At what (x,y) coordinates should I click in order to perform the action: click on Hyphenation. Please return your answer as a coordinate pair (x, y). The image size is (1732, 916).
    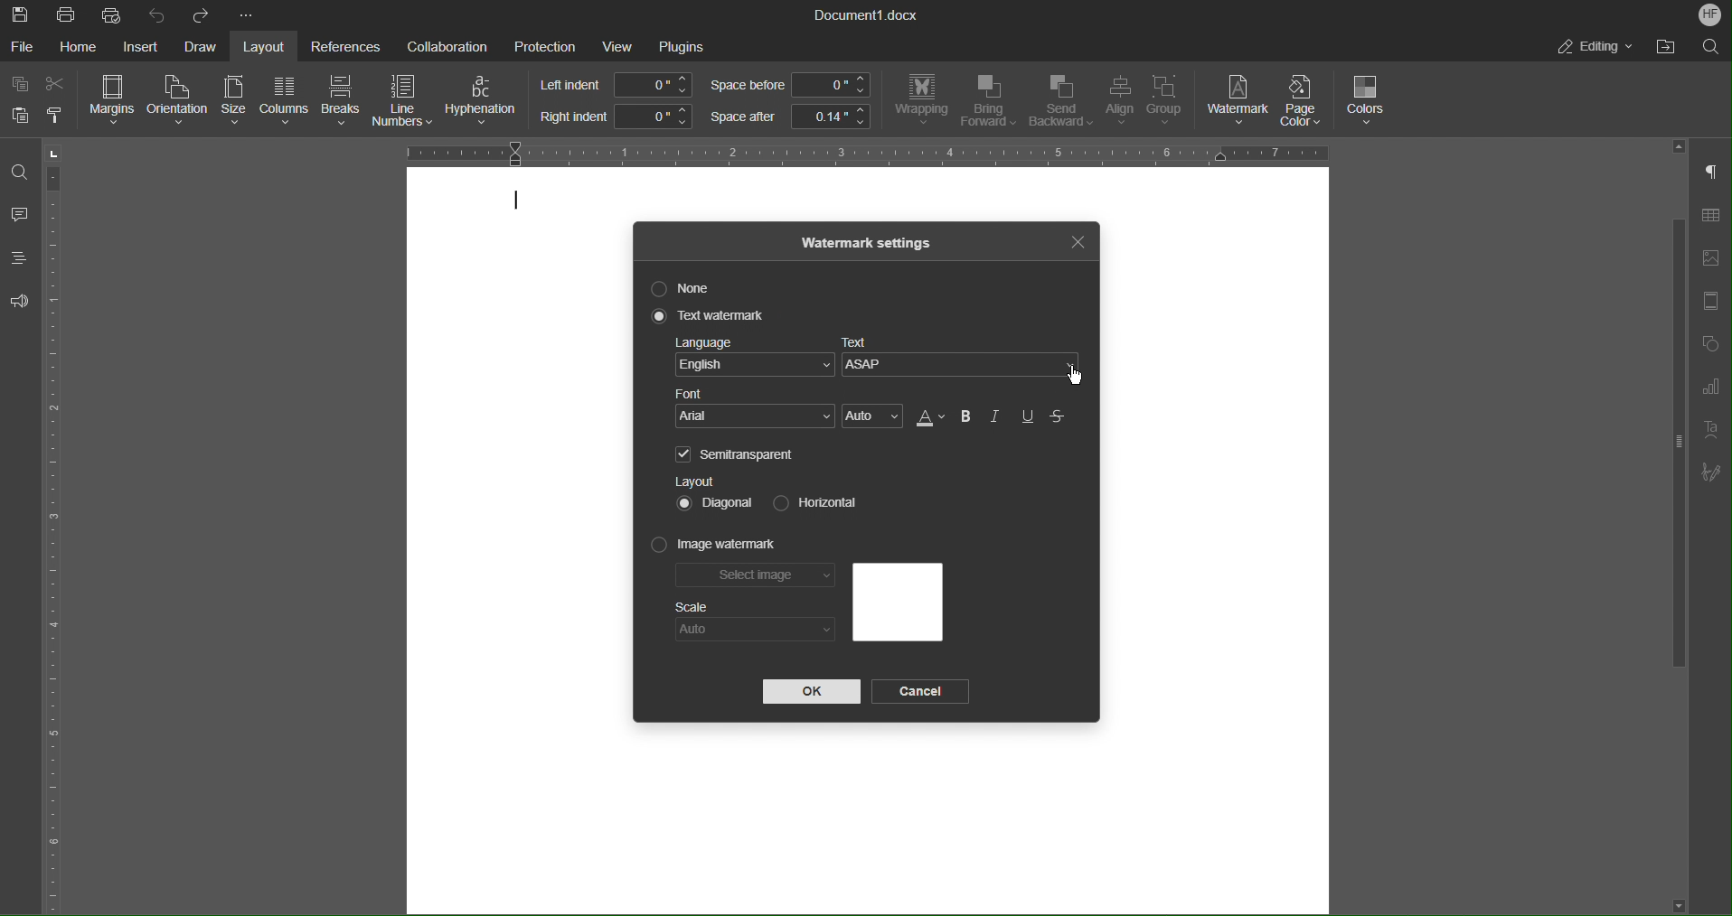
    Looking at the image, I should click on (485, 101).